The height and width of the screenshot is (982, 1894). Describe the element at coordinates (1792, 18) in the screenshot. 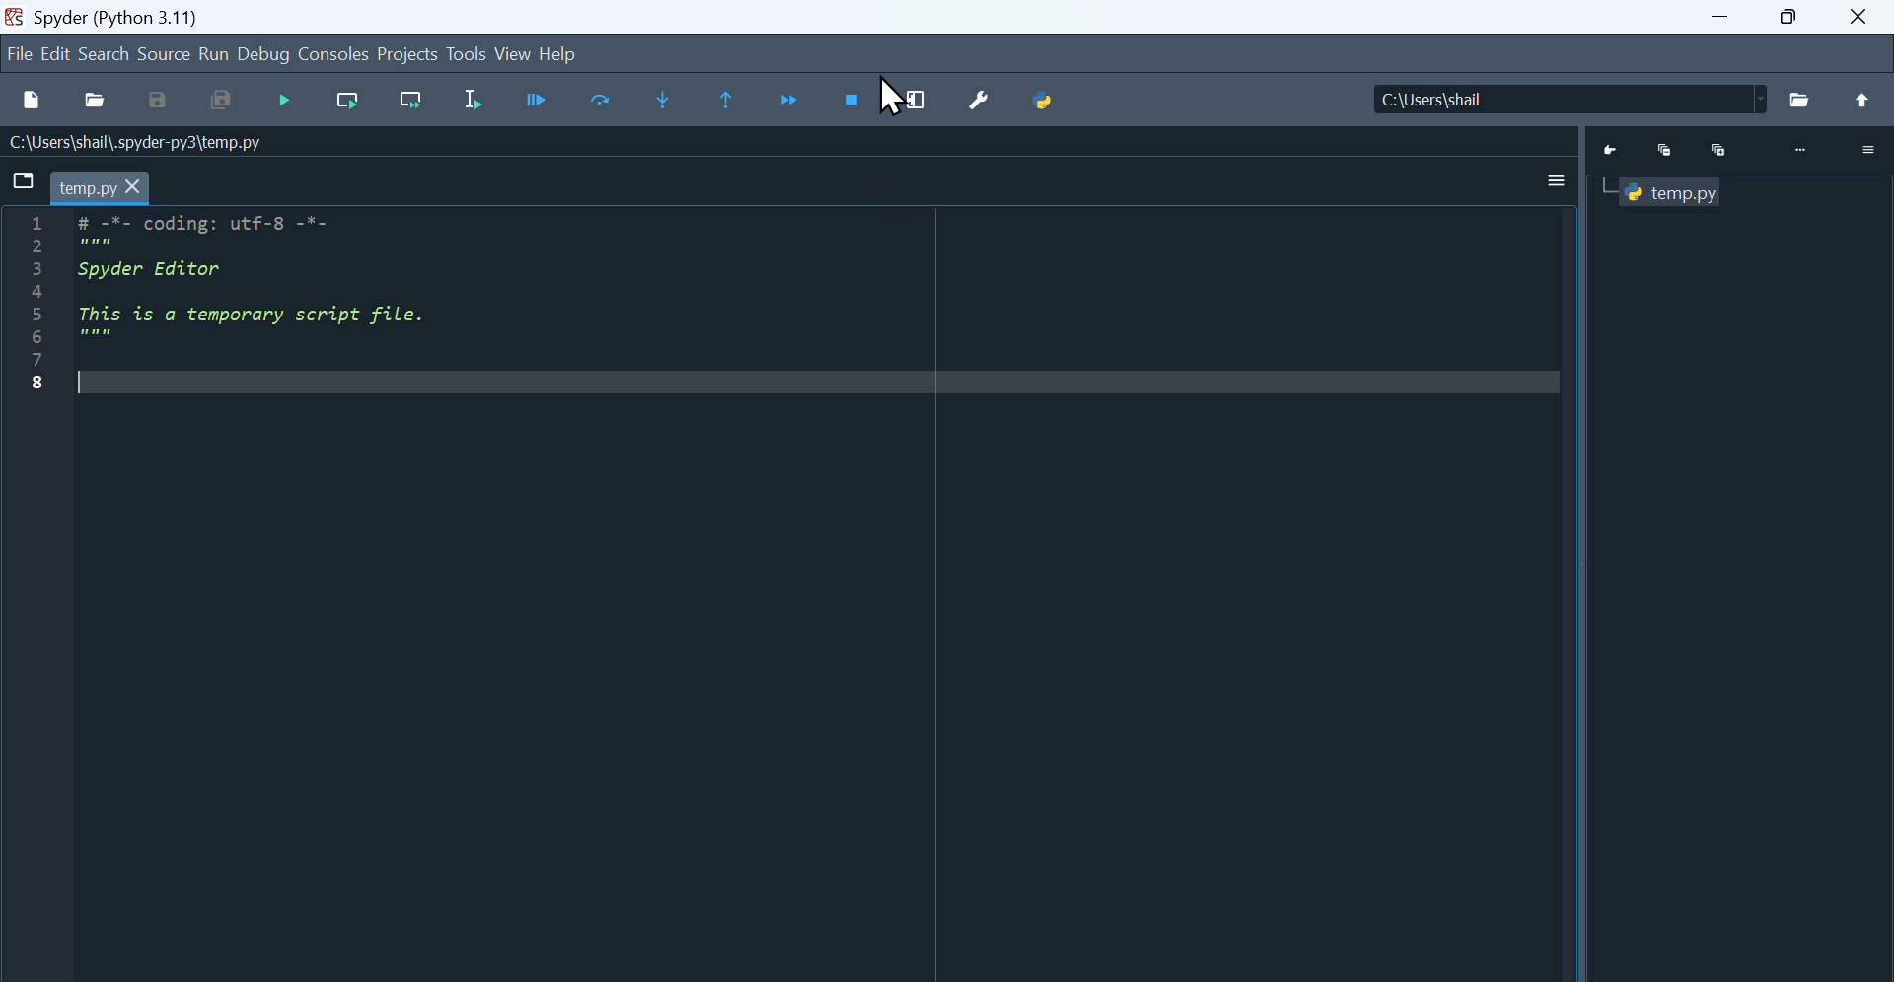

I see `Maximise` at that location.